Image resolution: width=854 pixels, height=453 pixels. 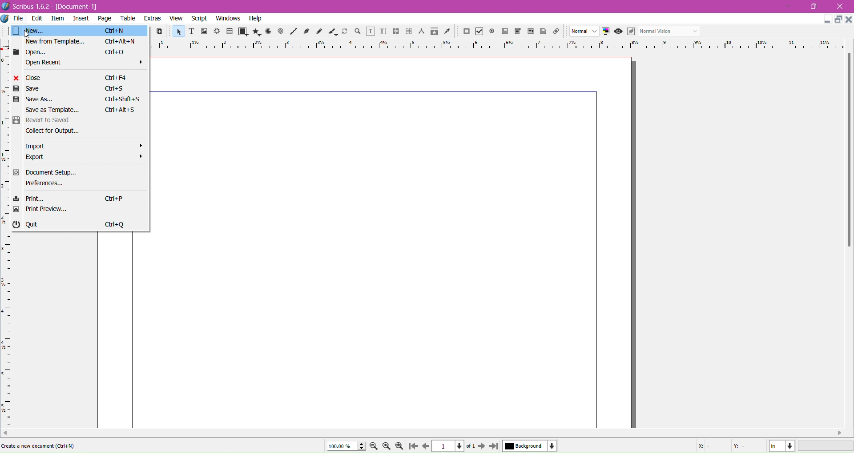 What do you see at coordinates (20, 19) in the screenshot?
I see `file ` at bounding box center [20, 19].